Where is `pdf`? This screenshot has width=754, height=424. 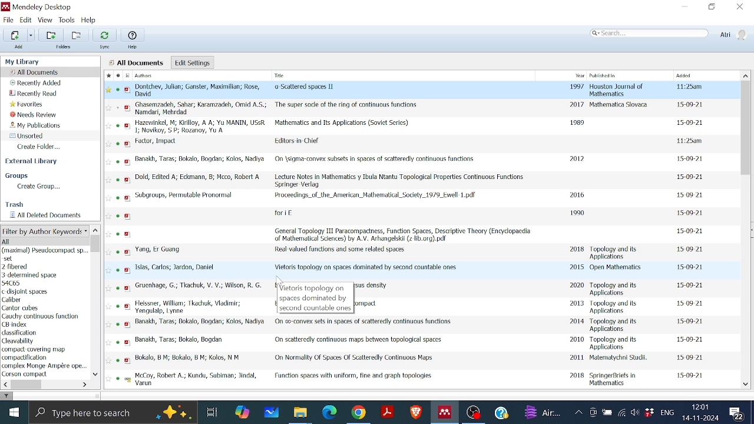
pdf is located at coordinates (127, 145).